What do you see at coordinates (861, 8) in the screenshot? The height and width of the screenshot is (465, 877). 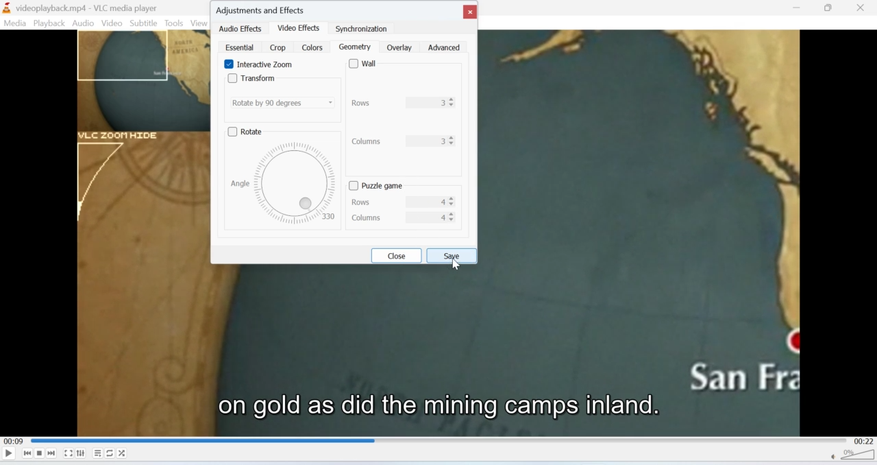 I see `Close` at bounding box center [861, 8].